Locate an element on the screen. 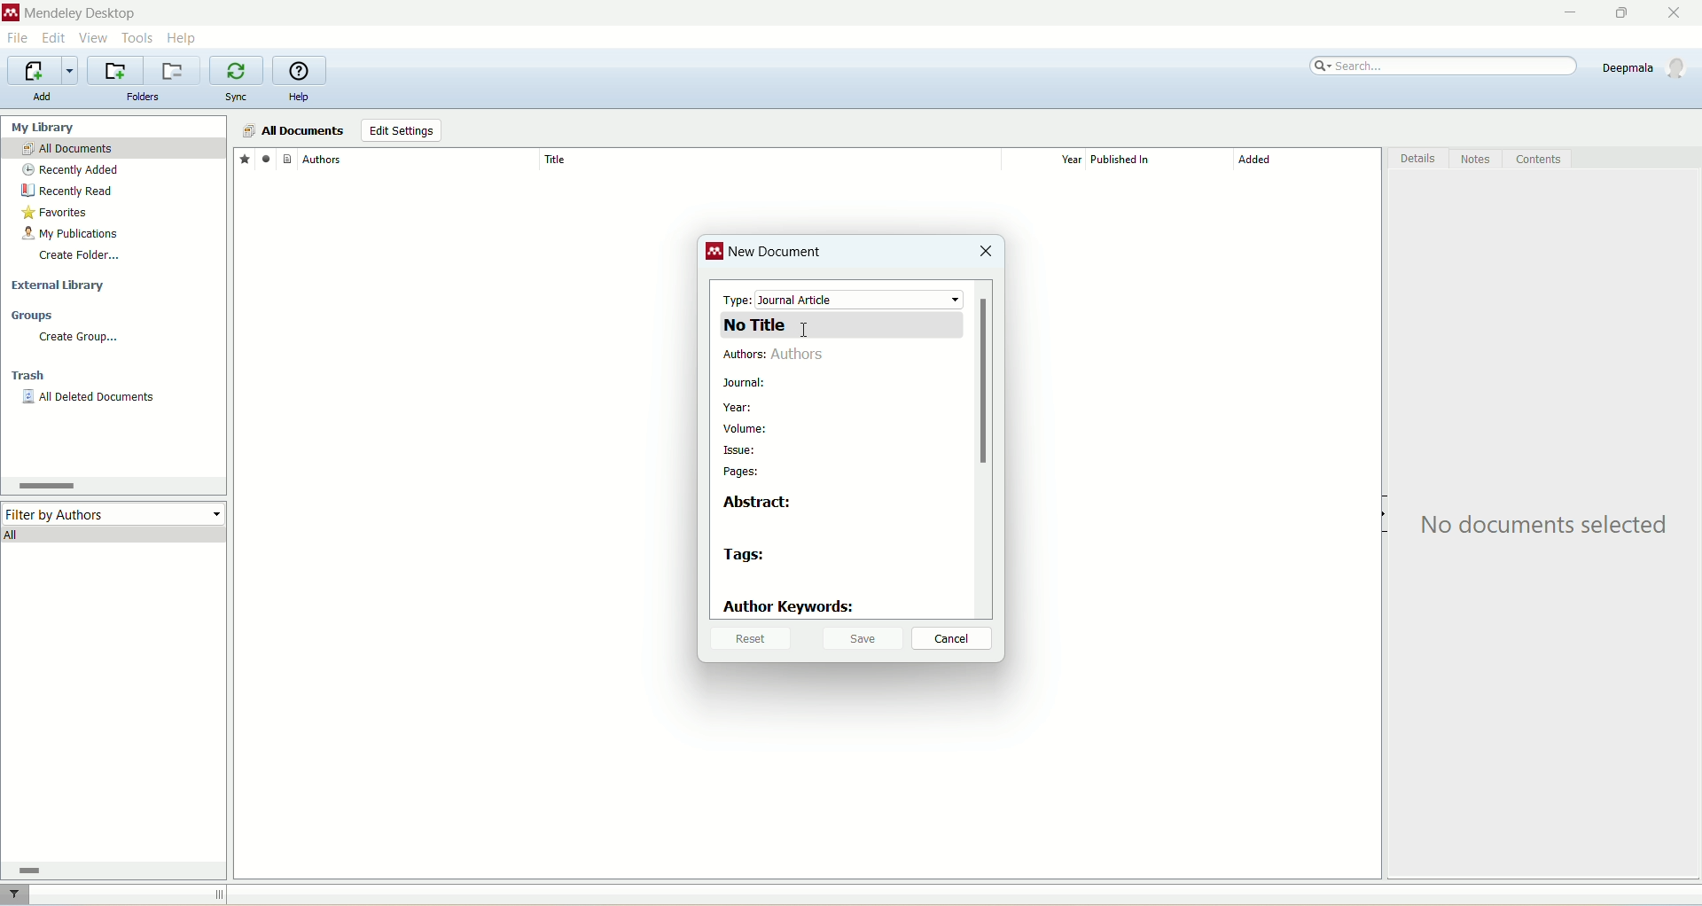 The image size is (1702, 906). create group is located at coordinates (77, 337).